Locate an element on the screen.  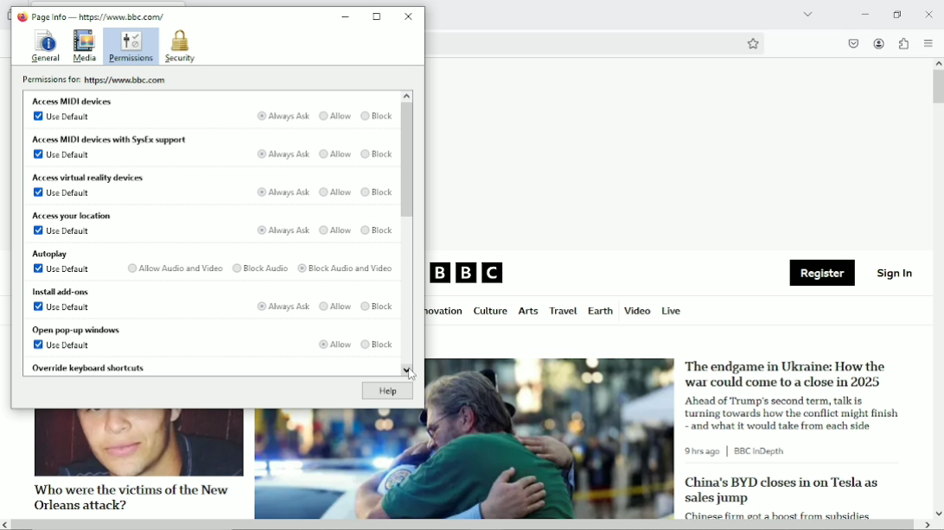
Access your location is located at coordinates (73, 215).